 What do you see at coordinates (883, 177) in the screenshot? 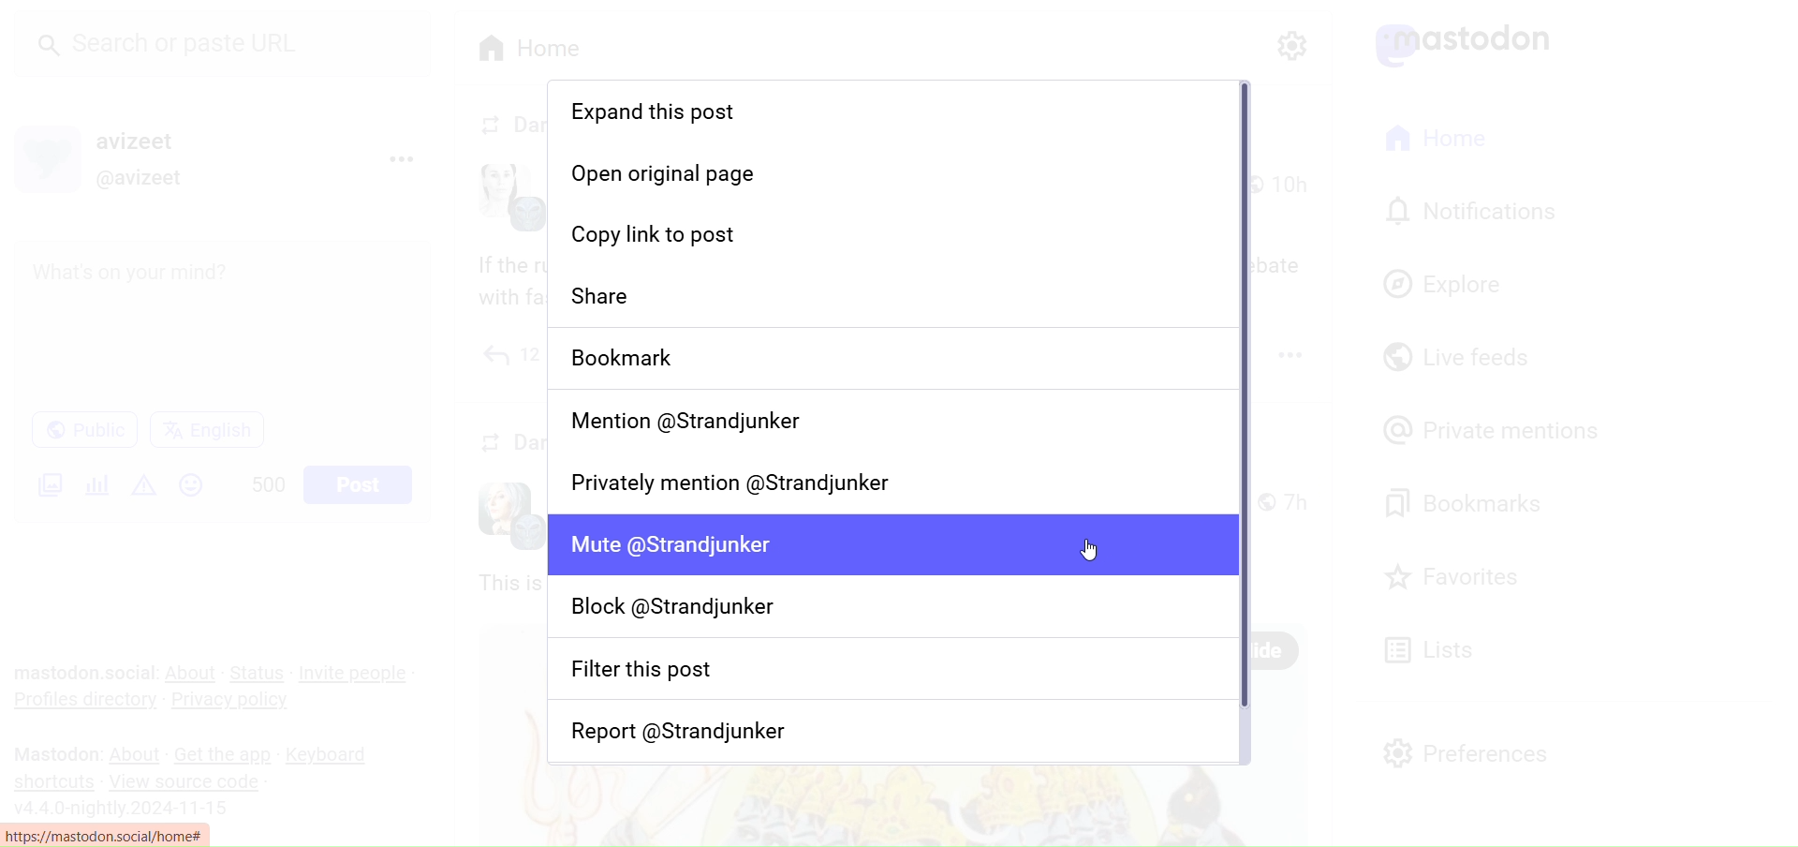
I see `Open original Page` at bounding box center [883, 177].